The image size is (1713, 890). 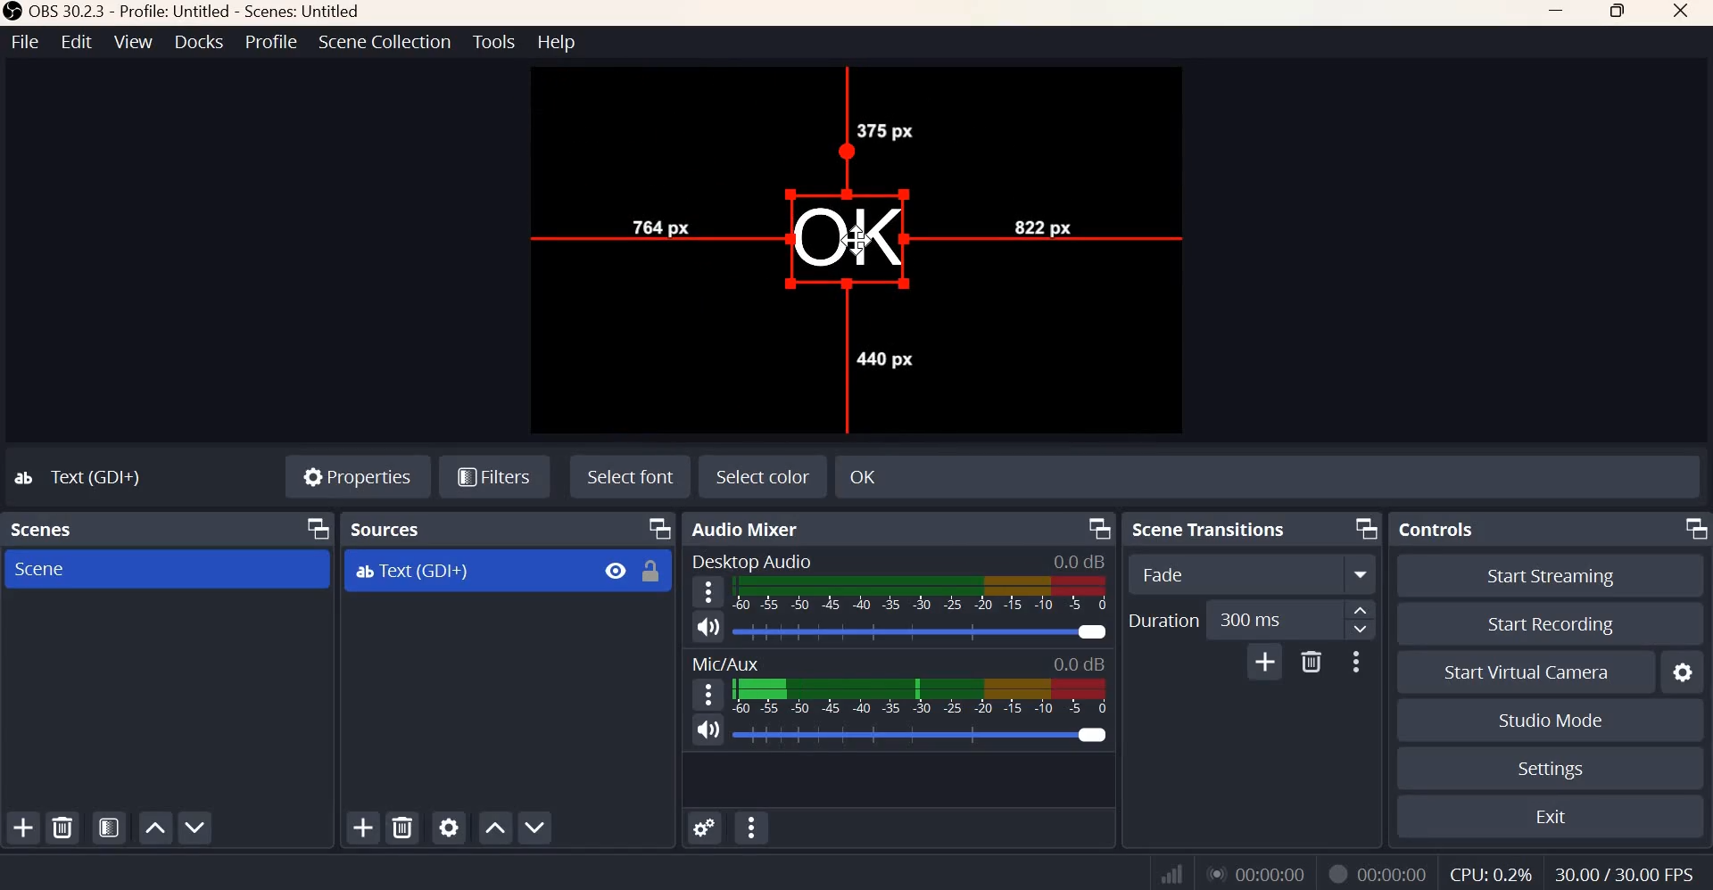 What do you see at coordinates (1366, 528) in the screenshot?
I see `Dock Options icon` at bounding box center [1366, 528].